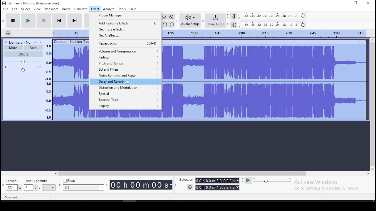 The image size is (376, 211). I want to click on , so click(107, 185).